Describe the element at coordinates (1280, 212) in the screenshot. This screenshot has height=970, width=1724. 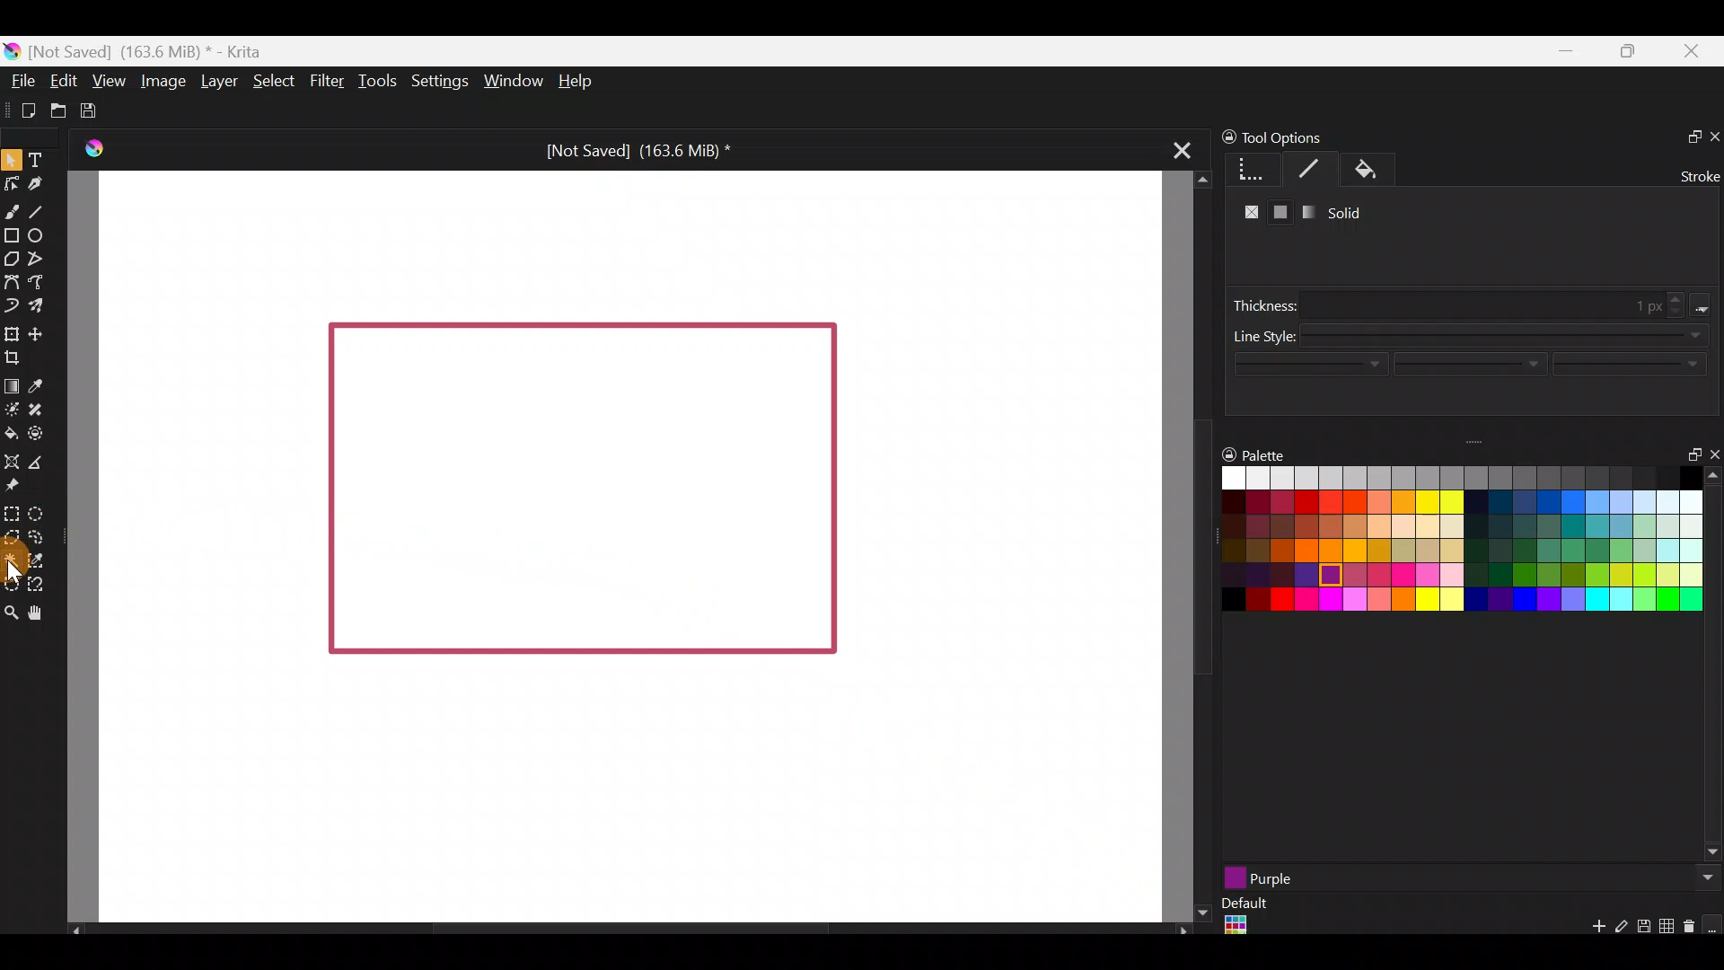
I see `Solid colour fill` at that location.